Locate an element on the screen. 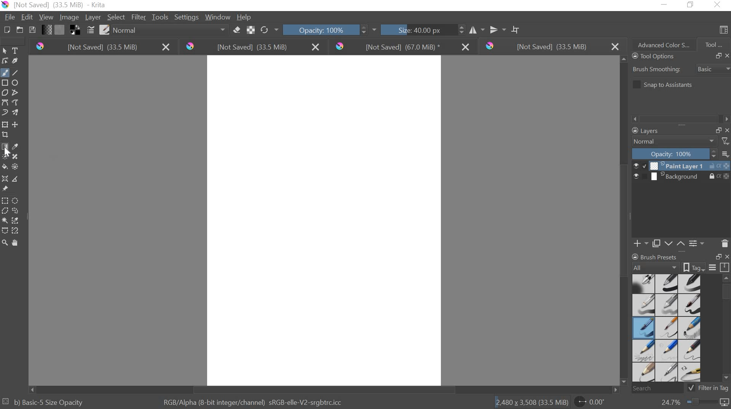  CLOSE is located at coordinates (726, 257).